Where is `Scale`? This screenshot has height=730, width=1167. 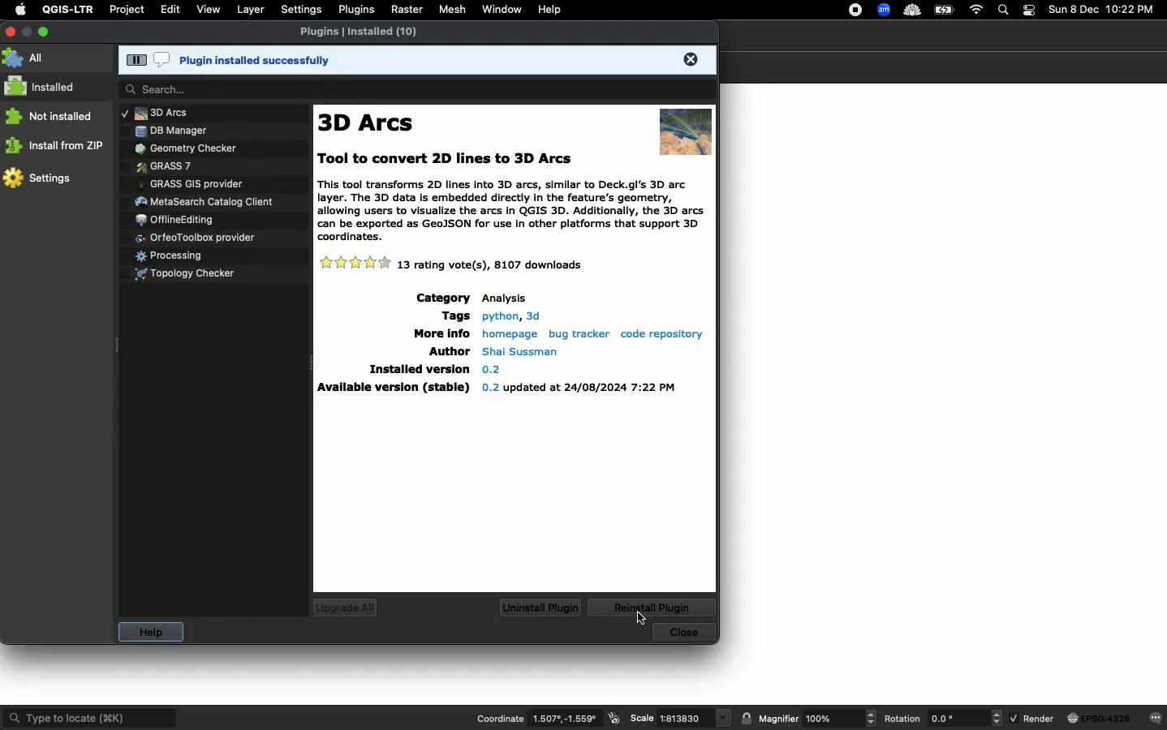
Scale is located at coordinates (695, 719).